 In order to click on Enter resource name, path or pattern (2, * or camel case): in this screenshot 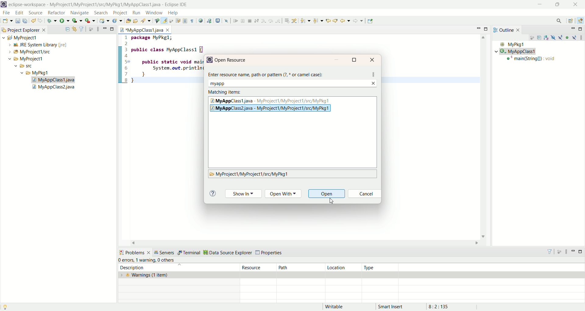, I will do `click(268, 73)`.